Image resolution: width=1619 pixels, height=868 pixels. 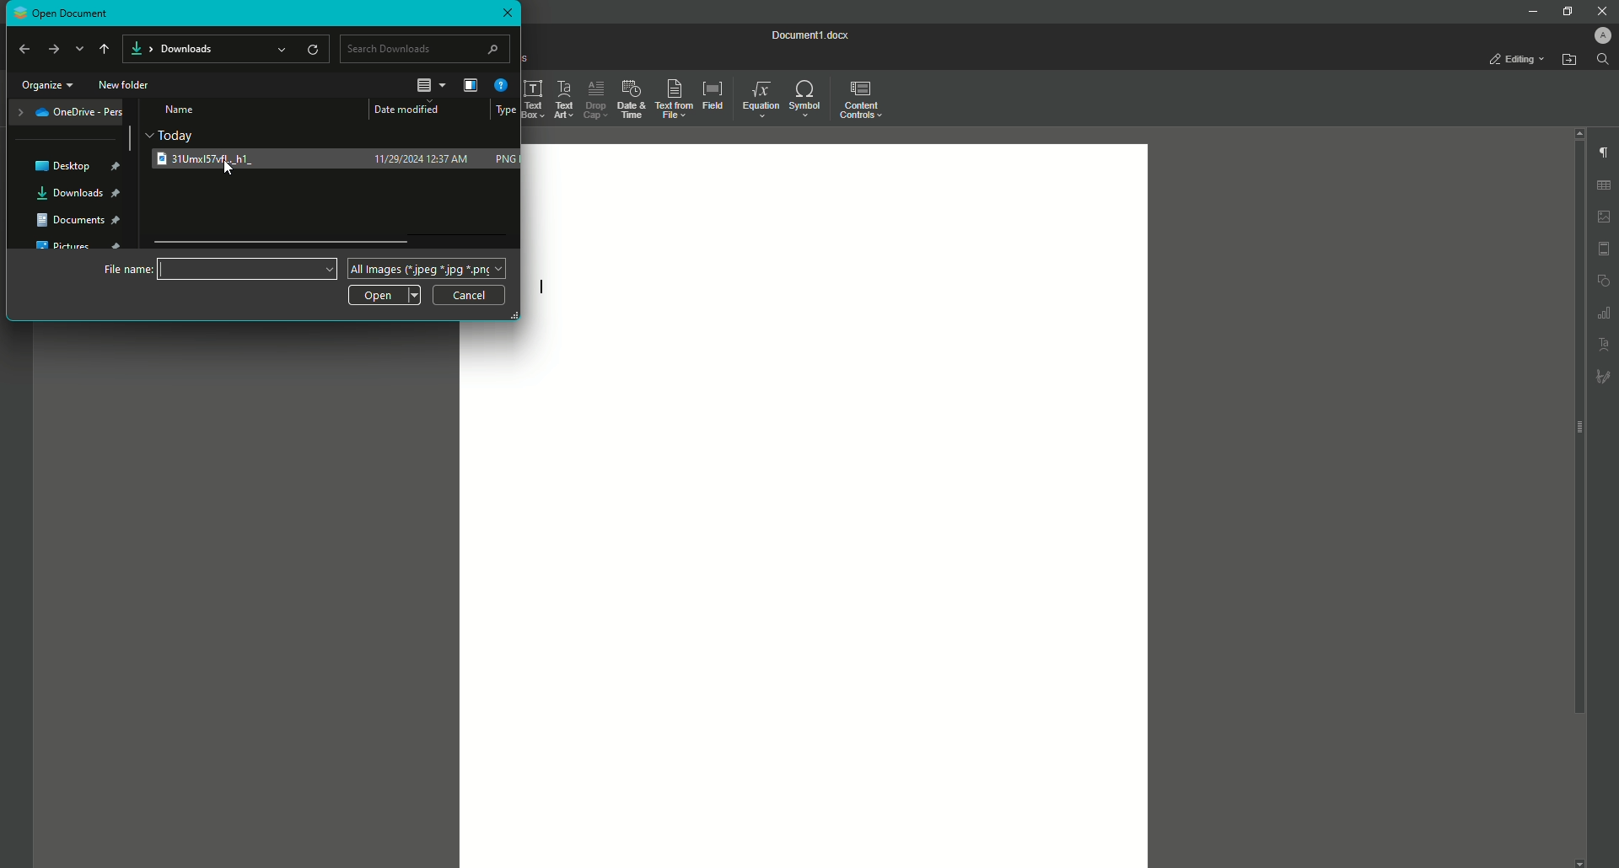 What do you see at coordinates (1605, 61) in the screenshot?
I see `Find` at bounding box center [1605, 61].